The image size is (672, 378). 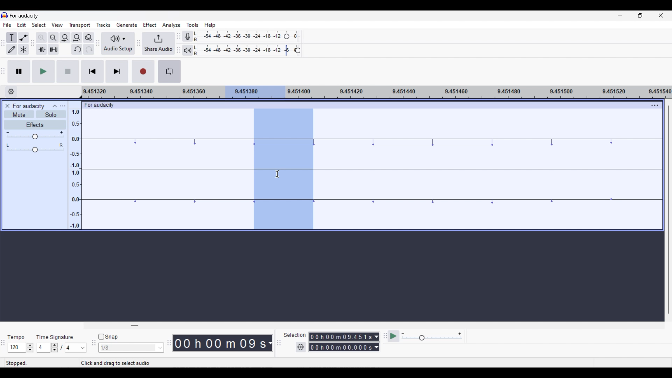 What do you see at coordinates (11, 92) in the screenshot?
I see `Timeline options` at bounding box center [11, 92].